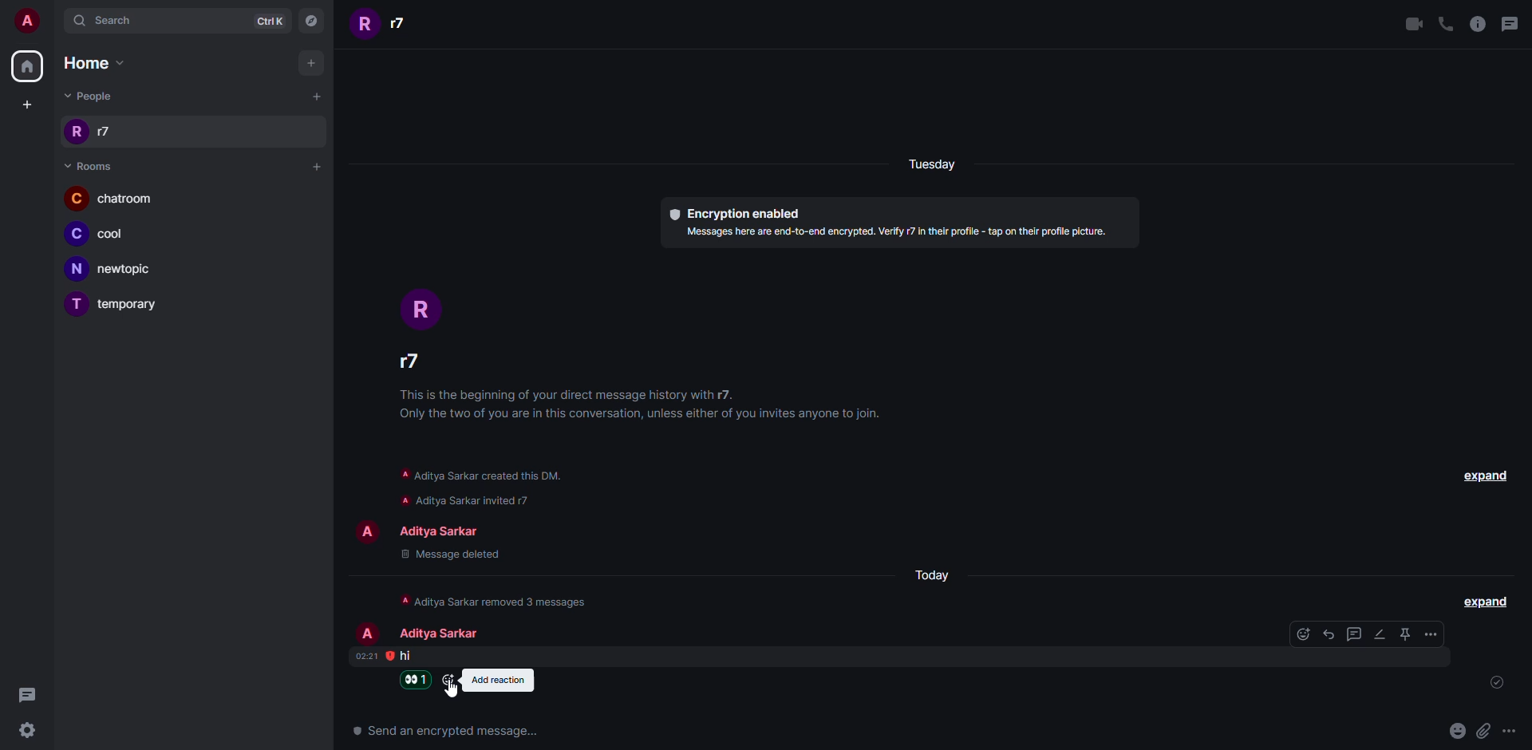 The image size is (1532, 750). I want to click on info, so click(482, 476).